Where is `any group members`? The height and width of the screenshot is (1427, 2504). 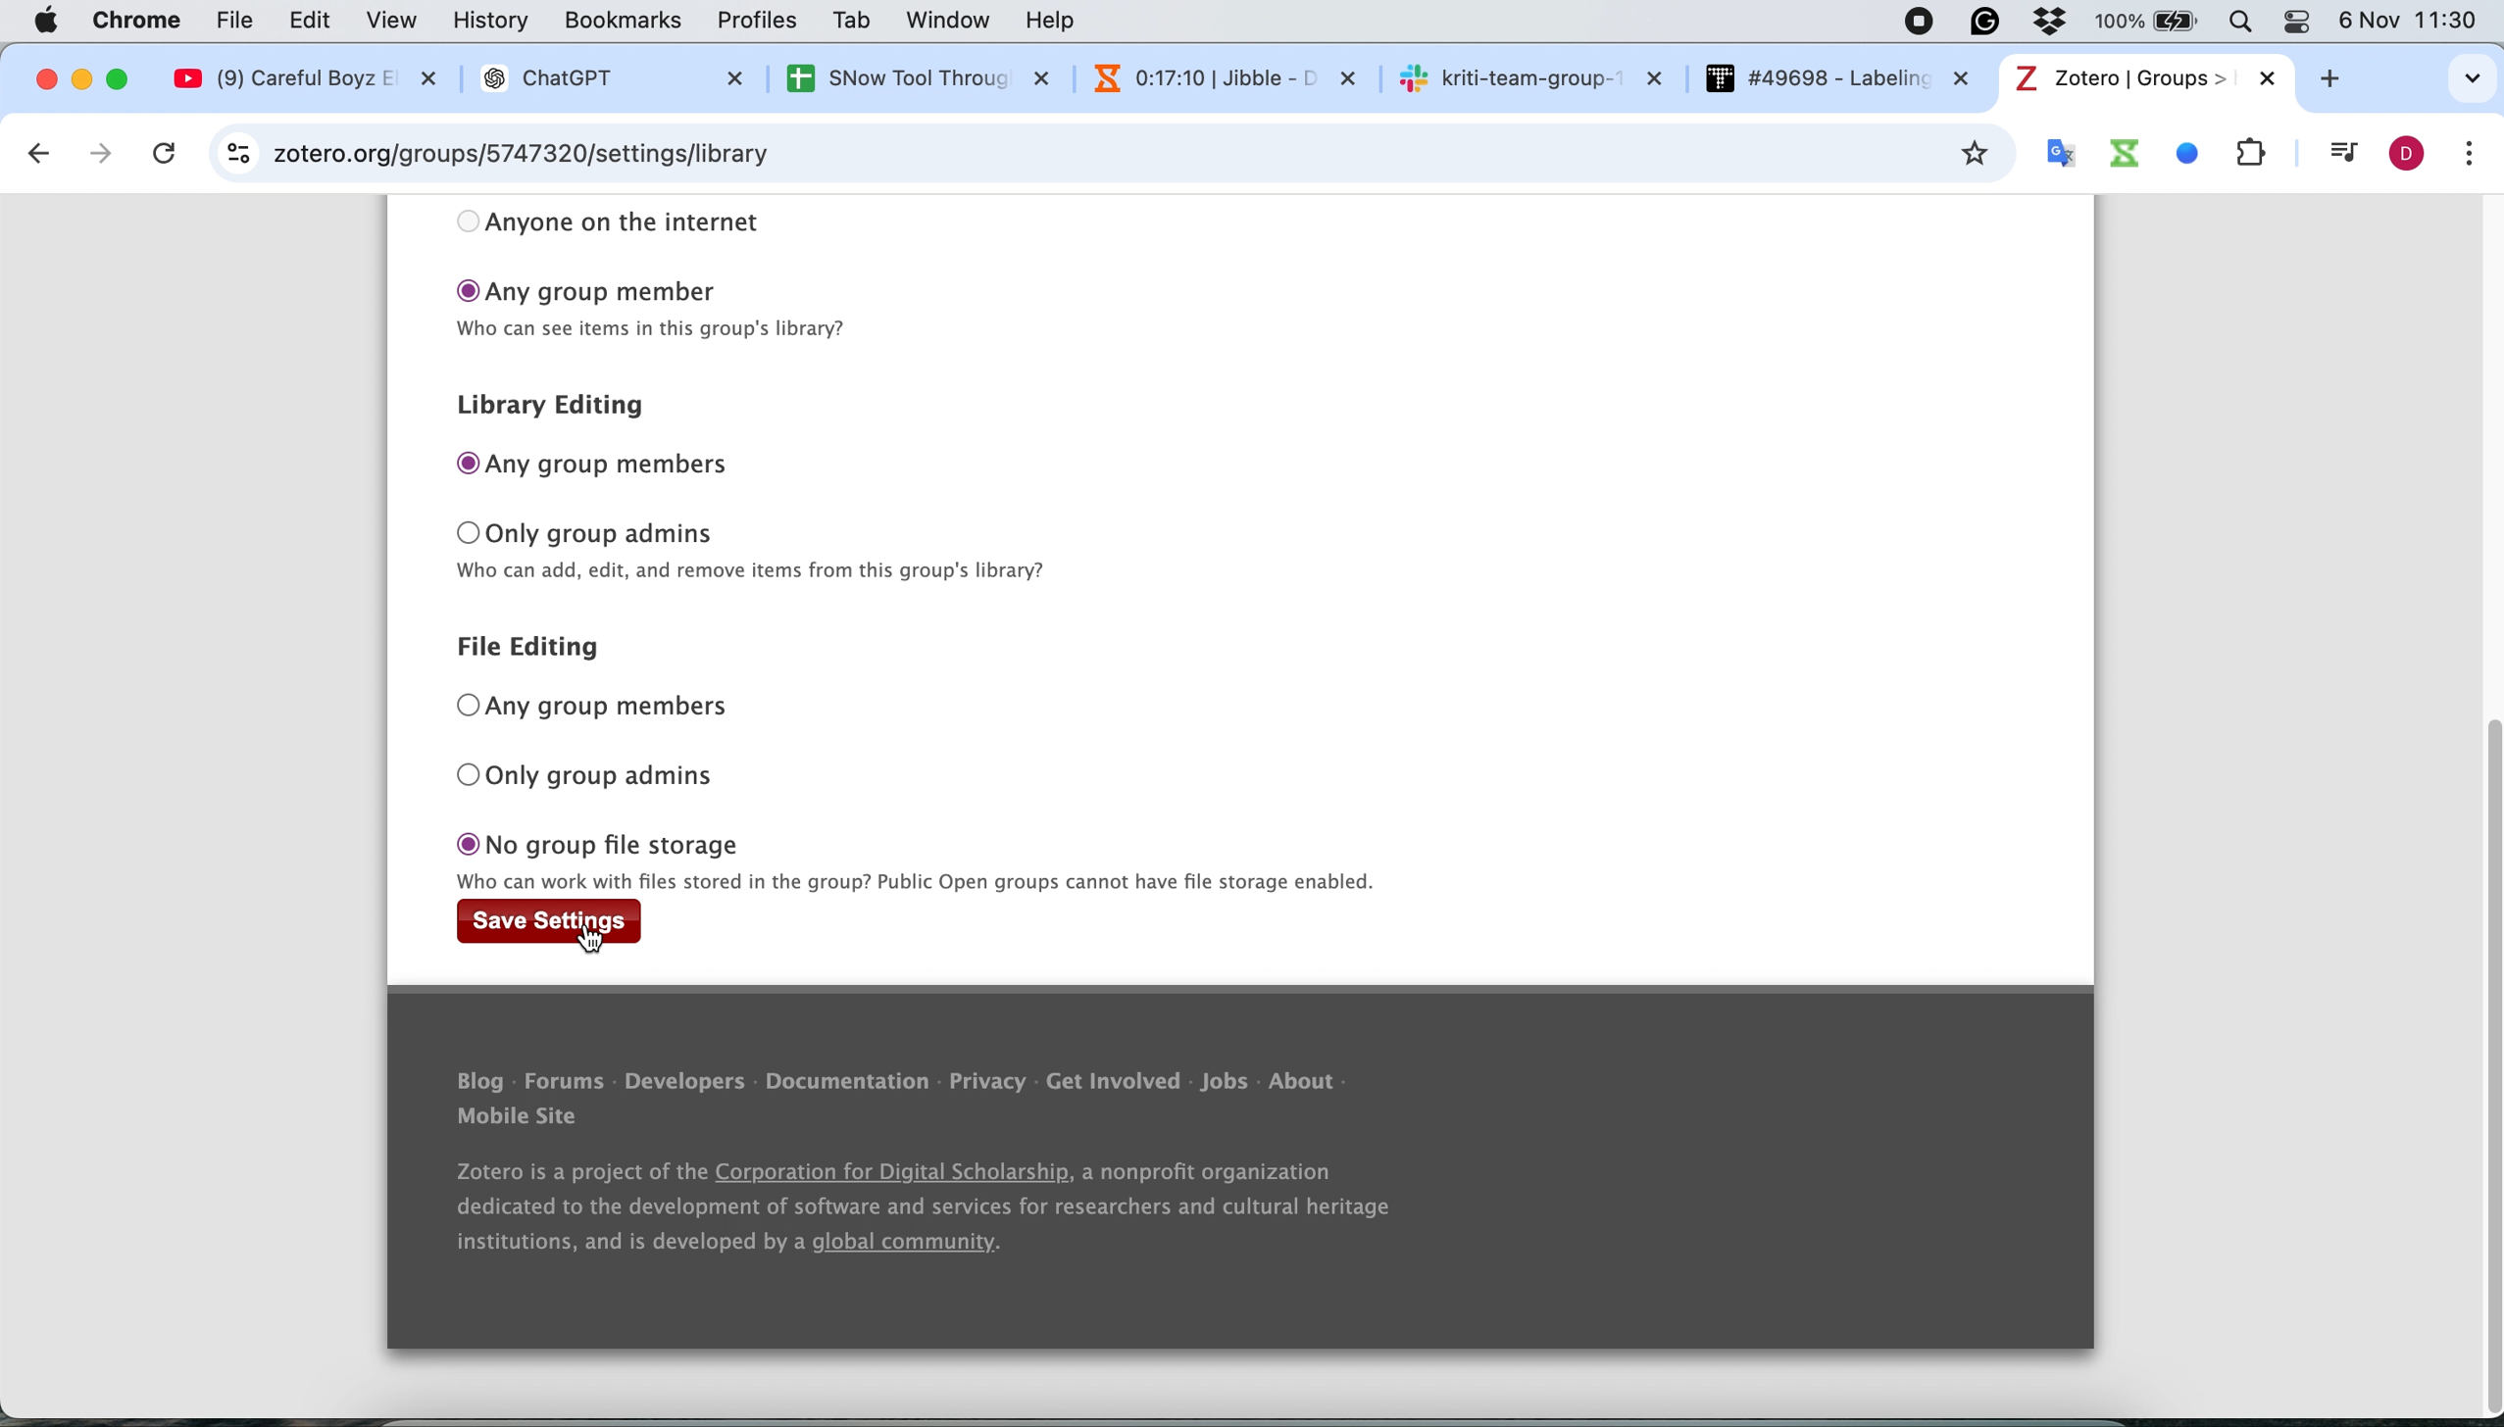
any group members is located at coordinates (597, 709).